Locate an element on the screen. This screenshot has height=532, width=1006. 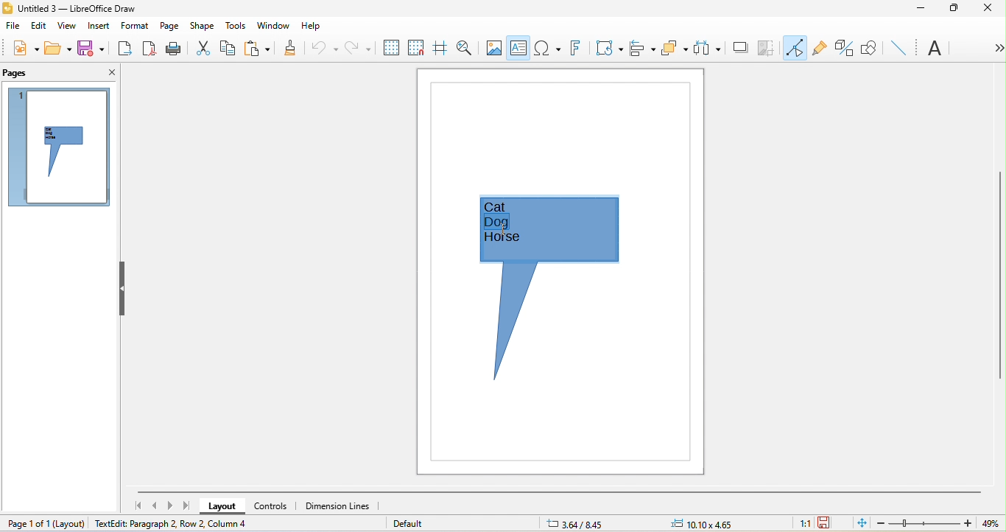
textedit paragraph 2, row 2, column 4 is located at coordinates (199, 525).